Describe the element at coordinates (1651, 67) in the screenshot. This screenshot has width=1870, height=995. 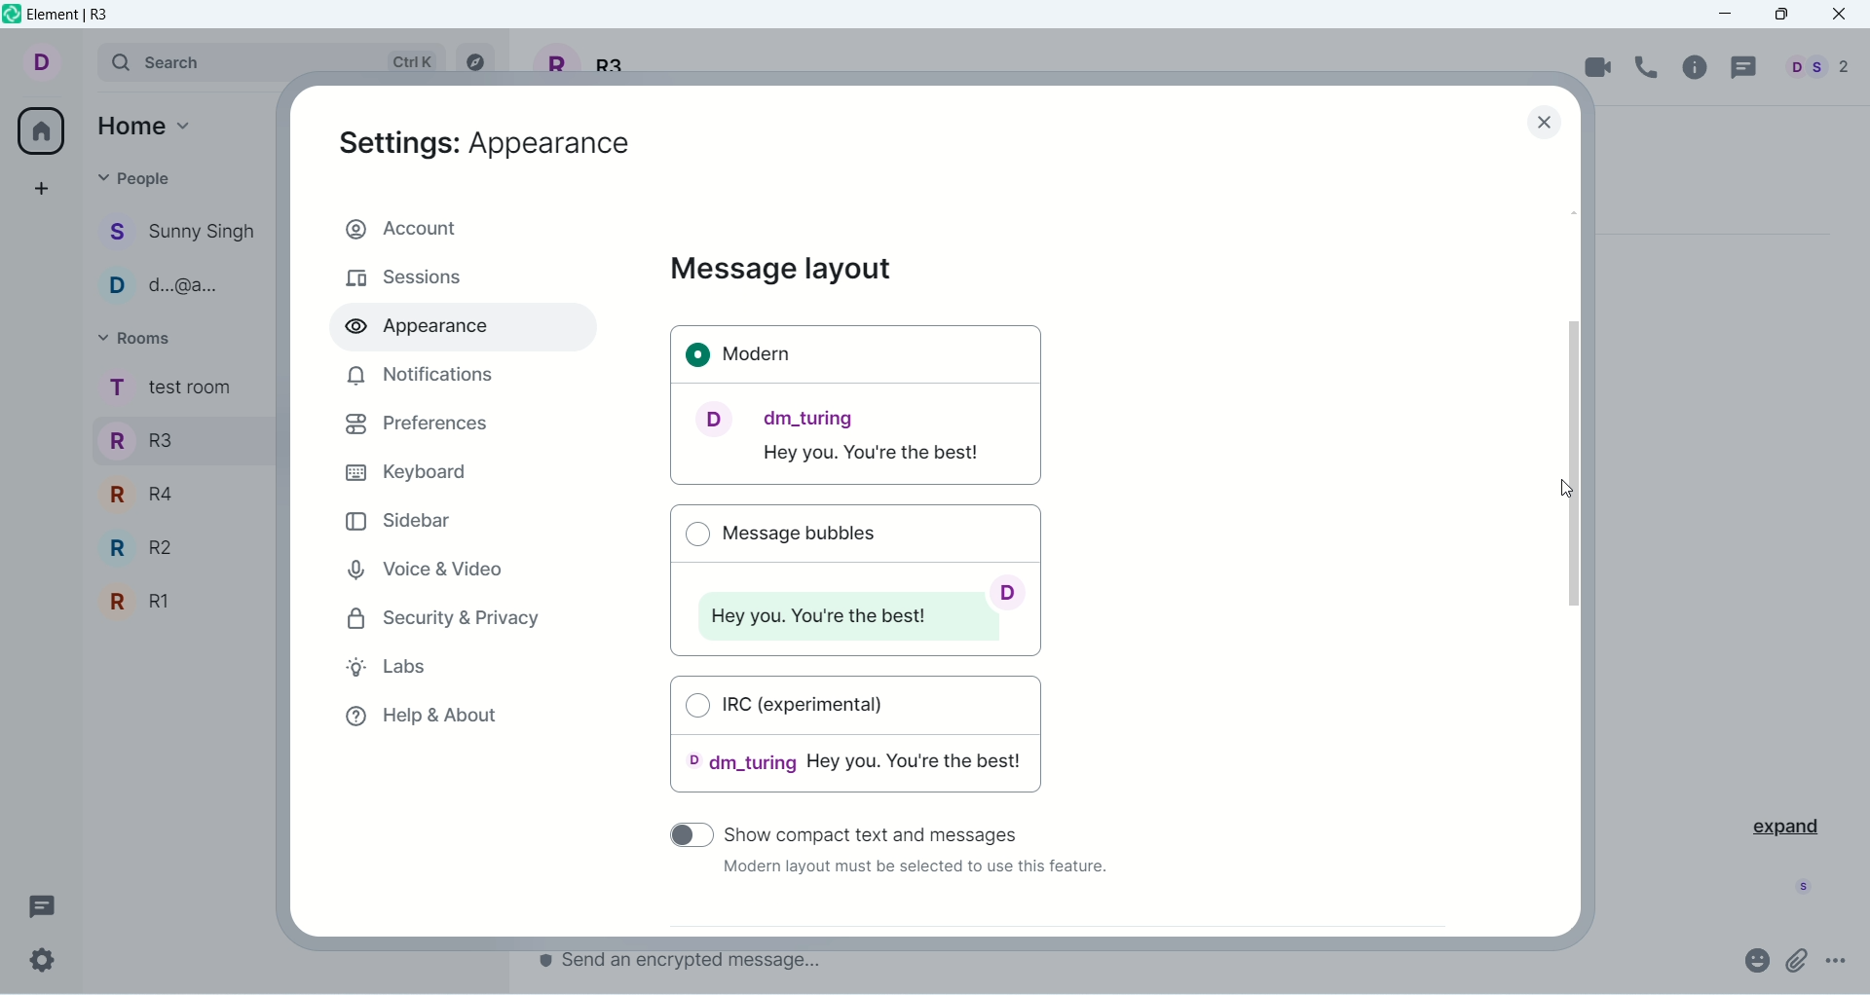
I see `voice call` at that location.